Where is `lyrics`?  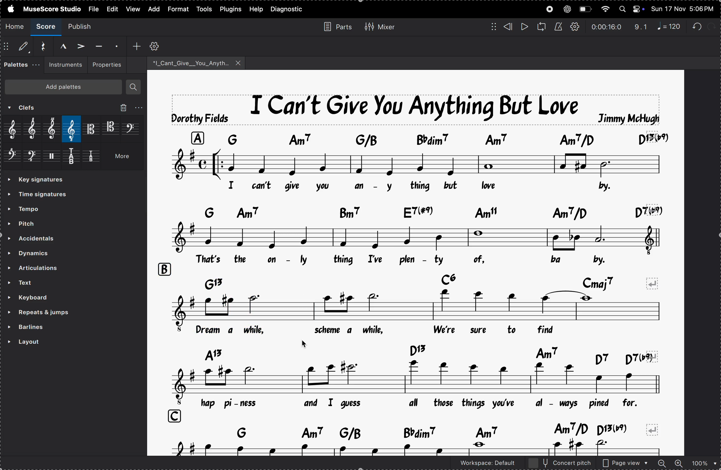
lyrics is located at coordinates (384, 332).